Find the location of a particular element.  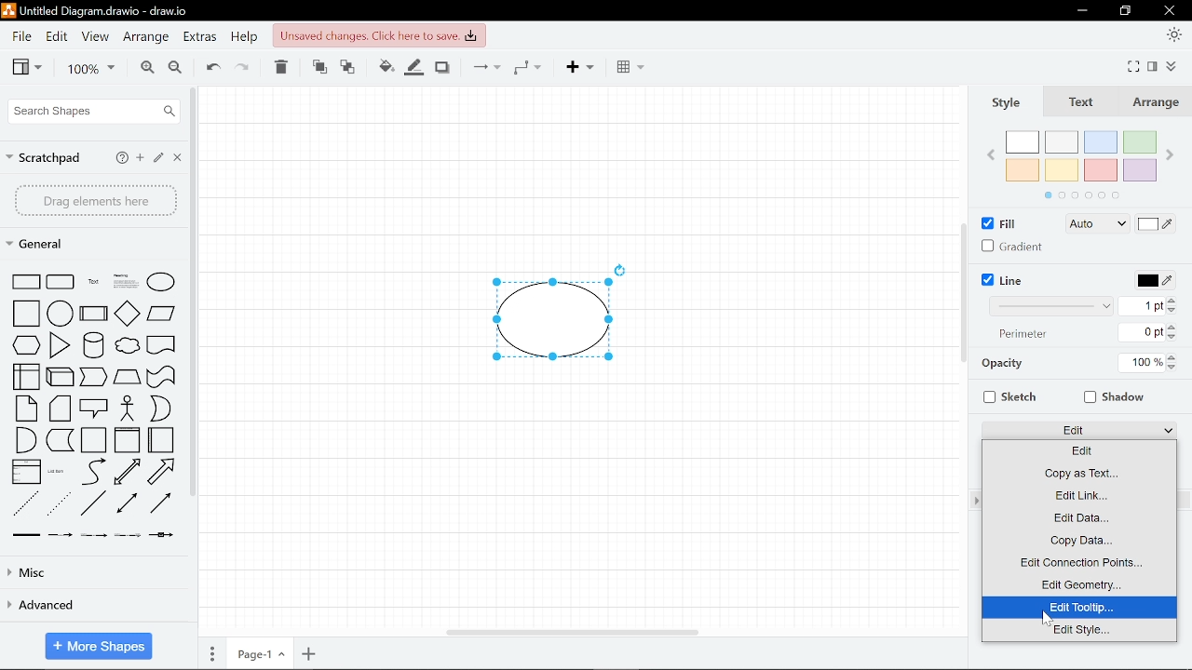

Opacity is located at coordinates (1037, 365).